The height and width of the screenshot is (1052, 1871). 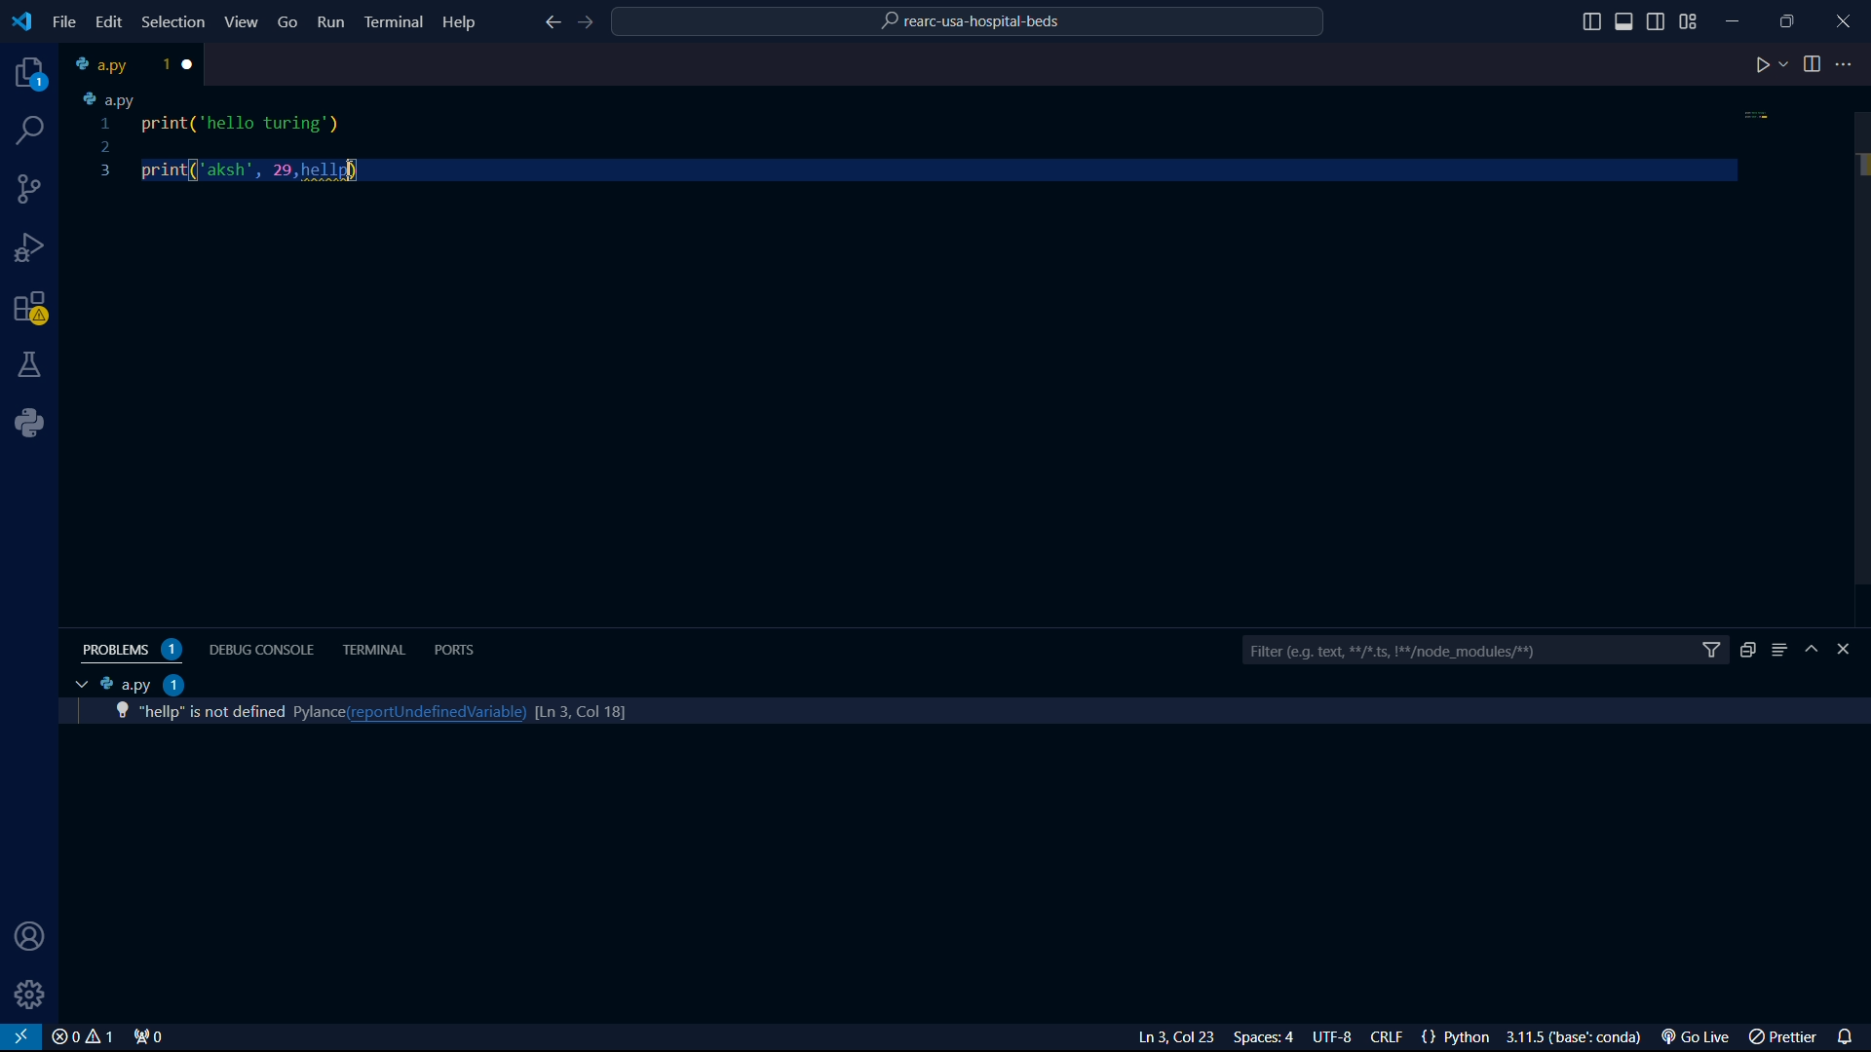 What do you see at coordinates (31, 311) in the screenshot?
I see `warning` at bounding box center [31, 311].